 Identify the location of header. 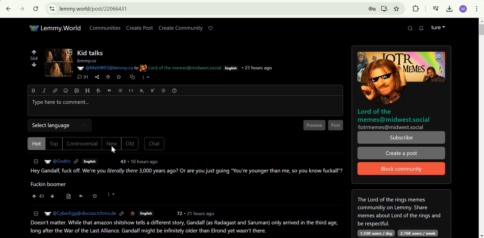
(87, 90).